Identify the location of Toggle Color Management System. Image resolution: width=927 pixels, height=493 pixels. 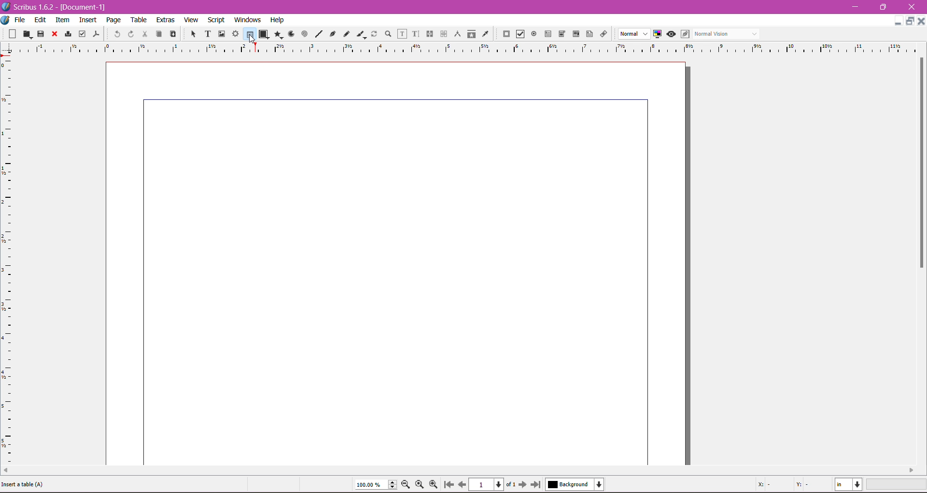
(656, 33).